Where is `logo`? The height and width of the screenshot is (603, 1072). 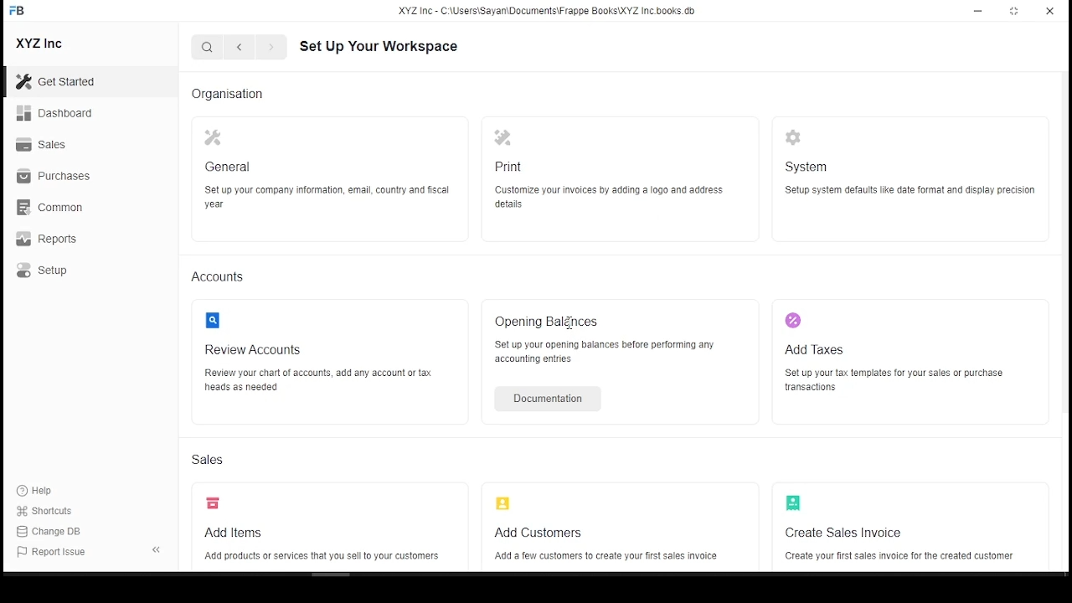
logo is located at coordinates (796, 503).